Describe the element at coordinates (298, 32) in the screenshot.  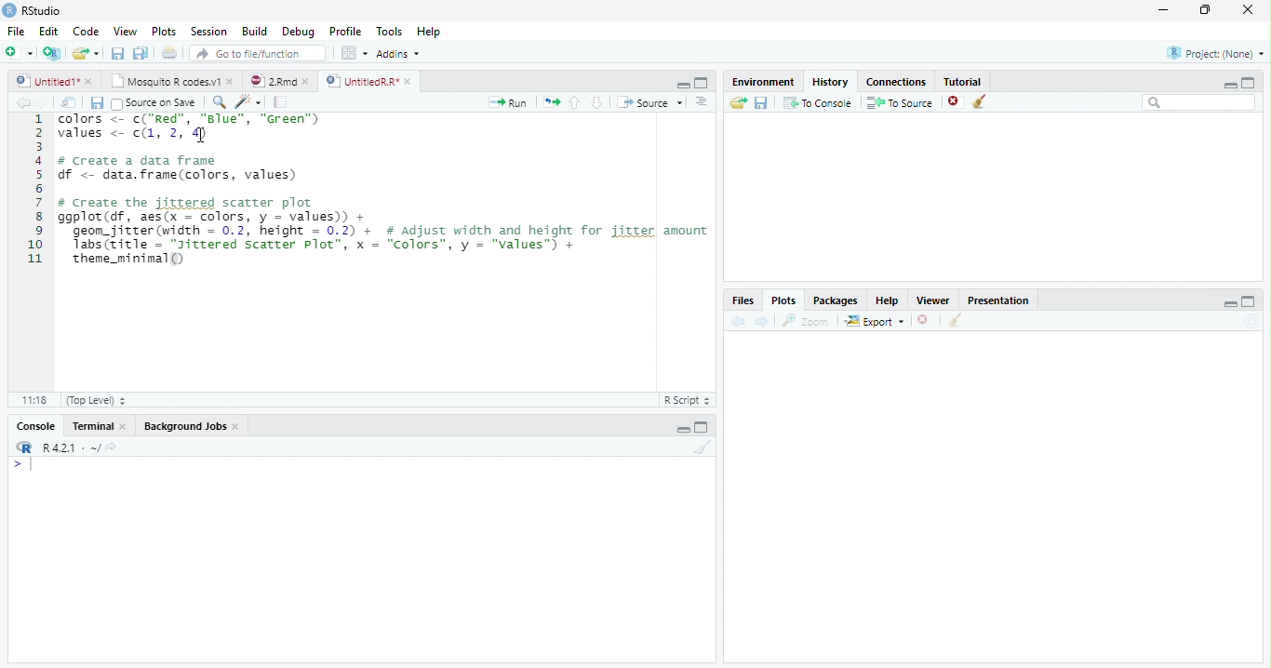
I see `Debug` at that location.